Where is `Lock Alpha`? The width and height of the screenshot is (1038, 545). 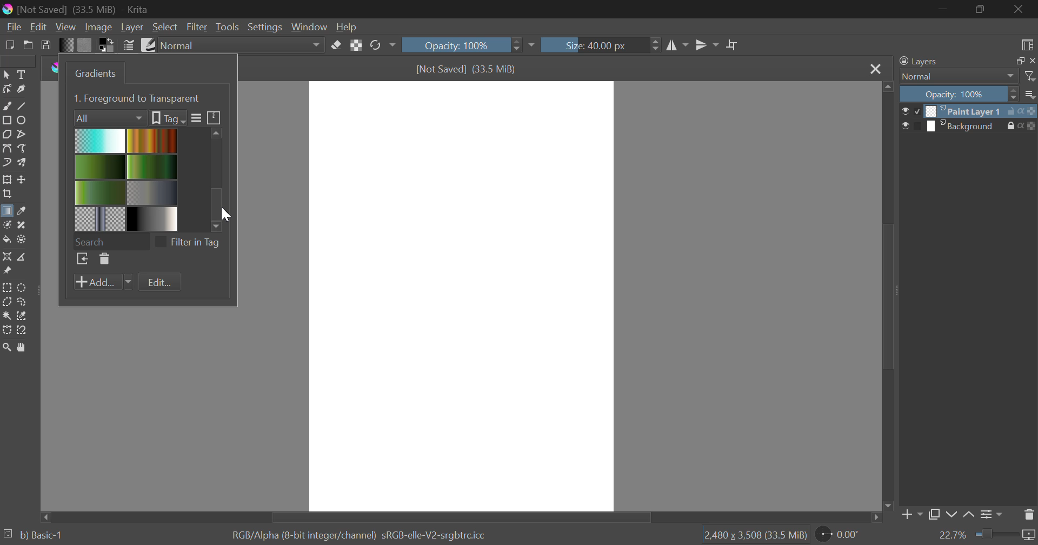 Lock Alpha is located at coordinates (356, 45).